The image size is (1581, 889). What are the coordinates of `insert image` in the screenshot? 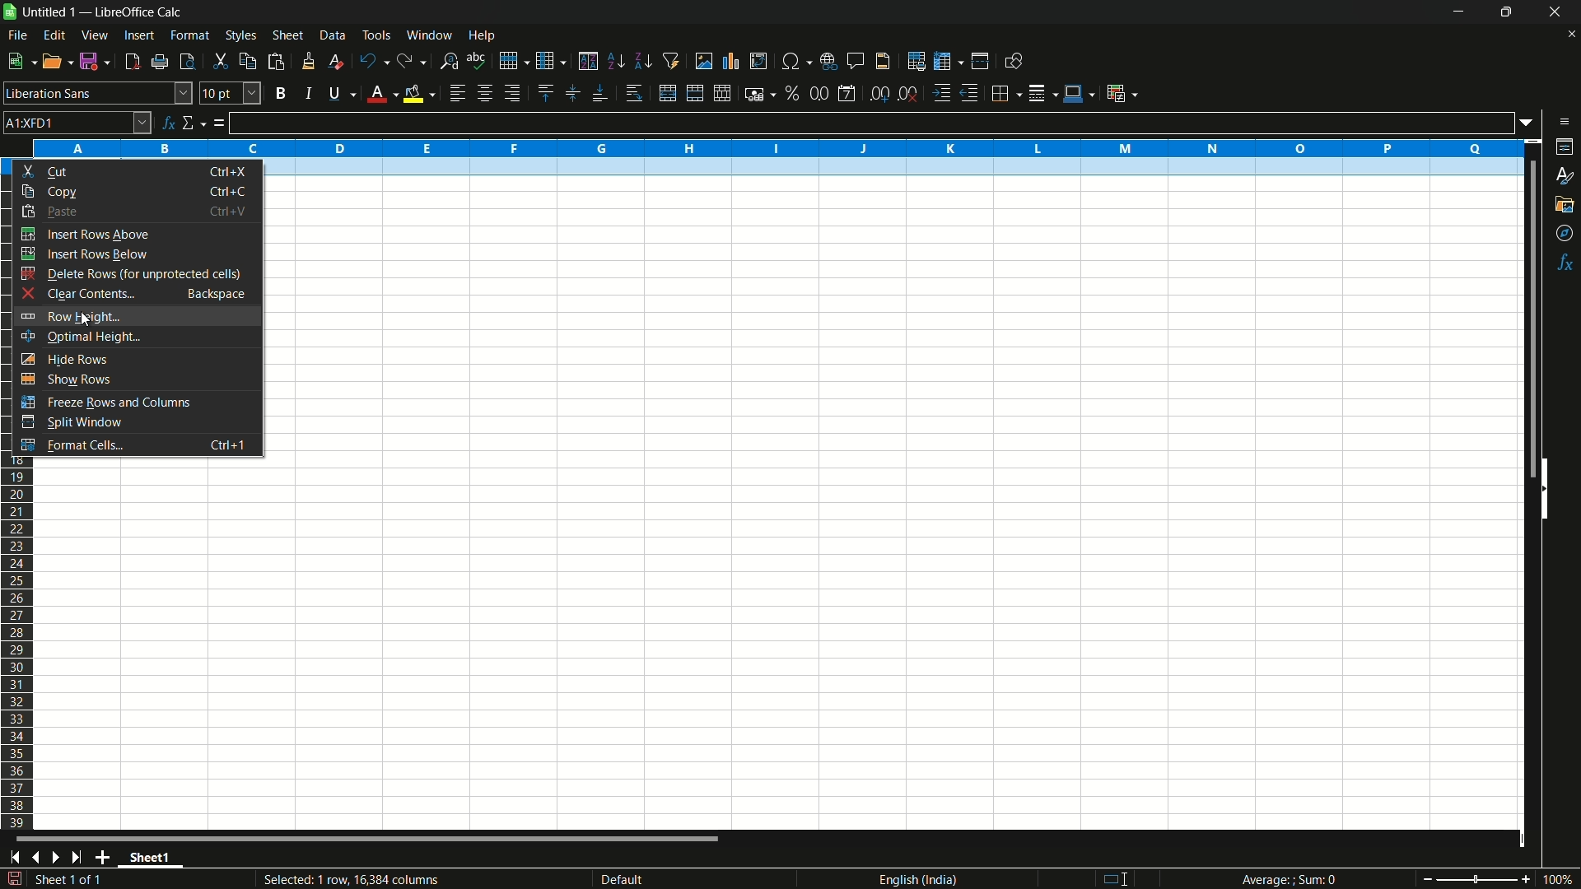 It's located at (704, 60).